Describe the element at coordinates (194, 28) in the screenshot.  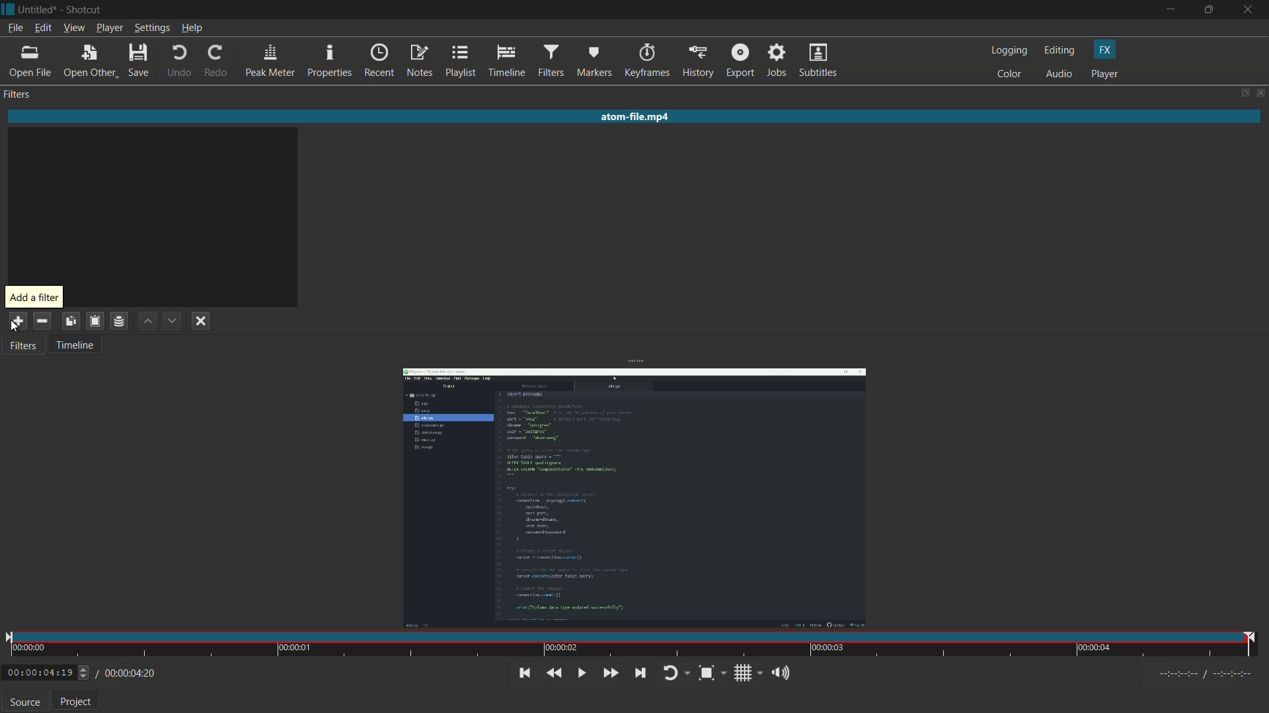
I see `help menu` at that location.